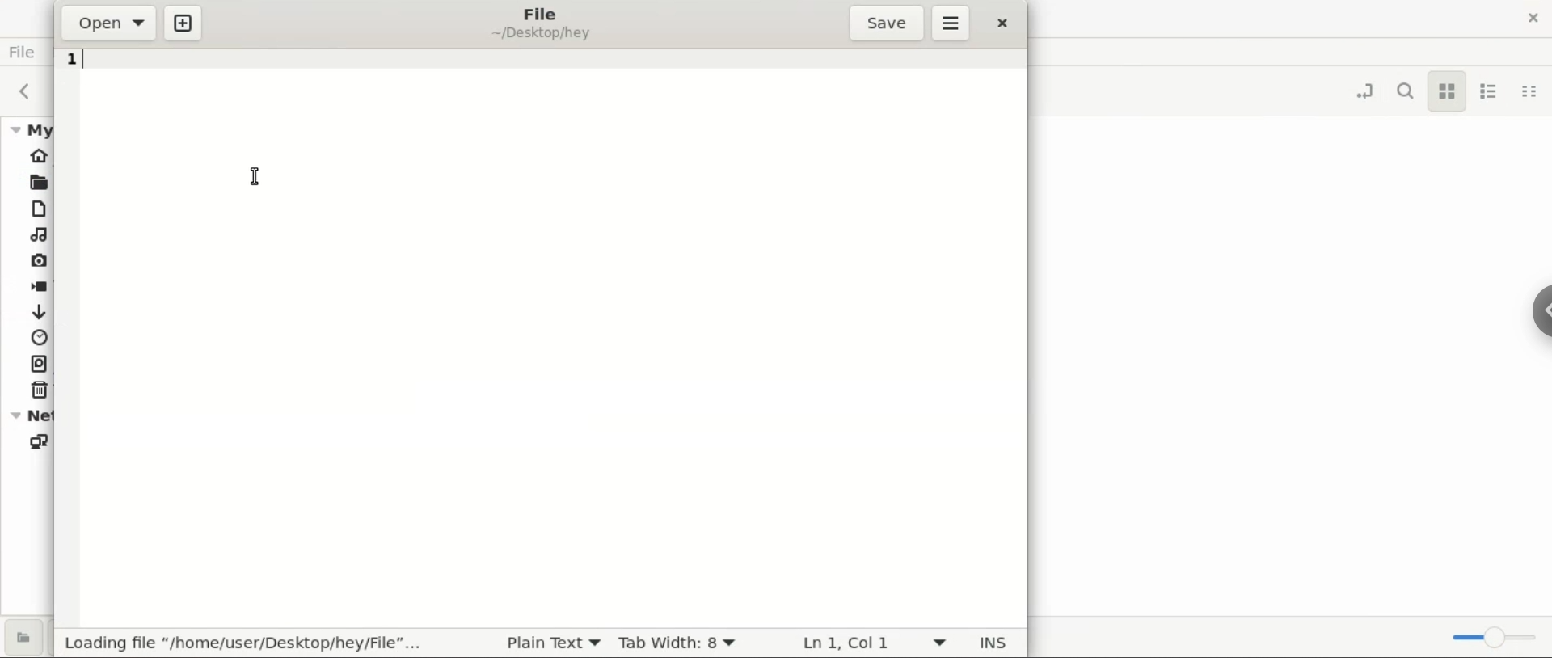  Describe the element at coordinates (555, 642) in the screenshot. I see `plain text` at that location.